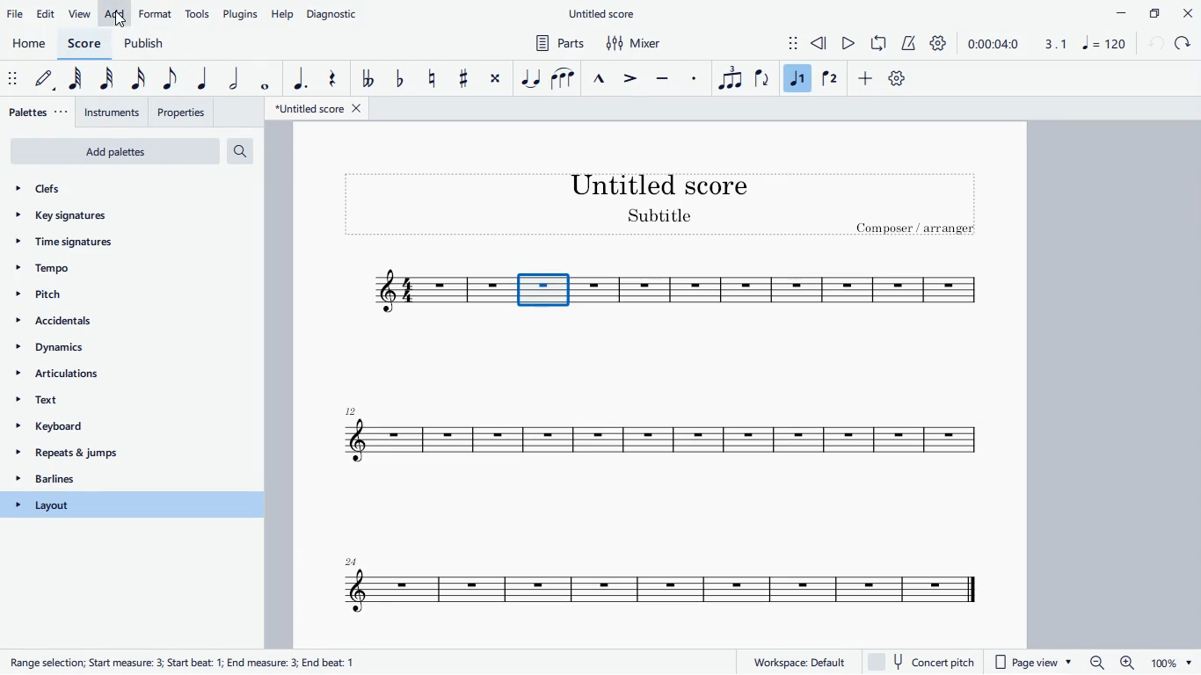 This screenshot has width=1201, height=675. I want to click on mixer, so click(636, 44).